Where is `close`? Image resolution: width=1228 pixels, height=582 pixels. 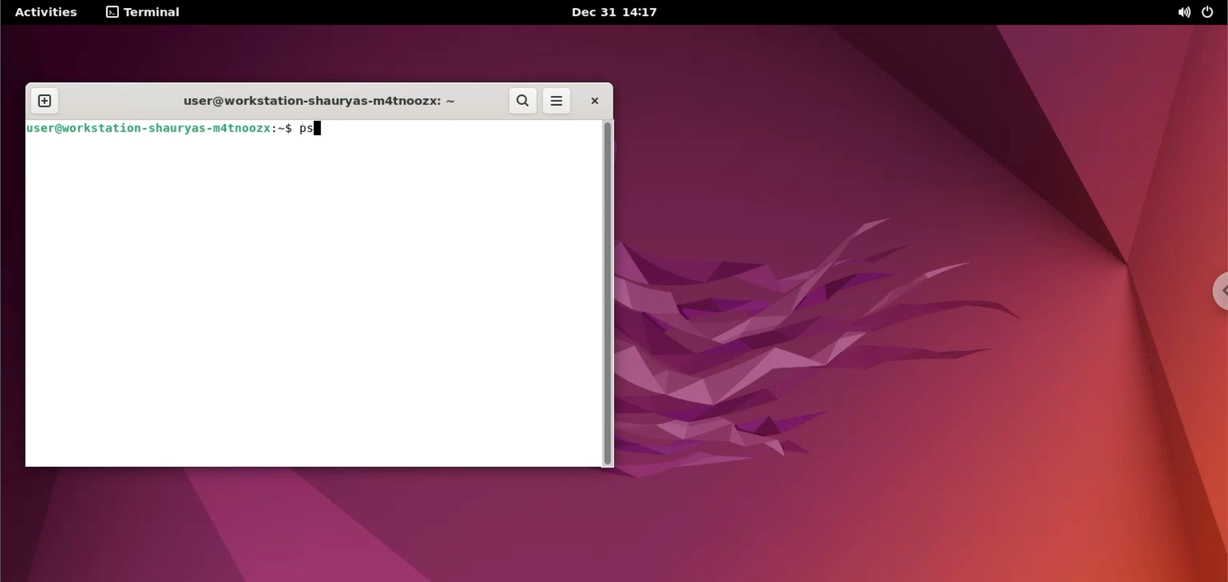 close is located at coordinates (592, 103).